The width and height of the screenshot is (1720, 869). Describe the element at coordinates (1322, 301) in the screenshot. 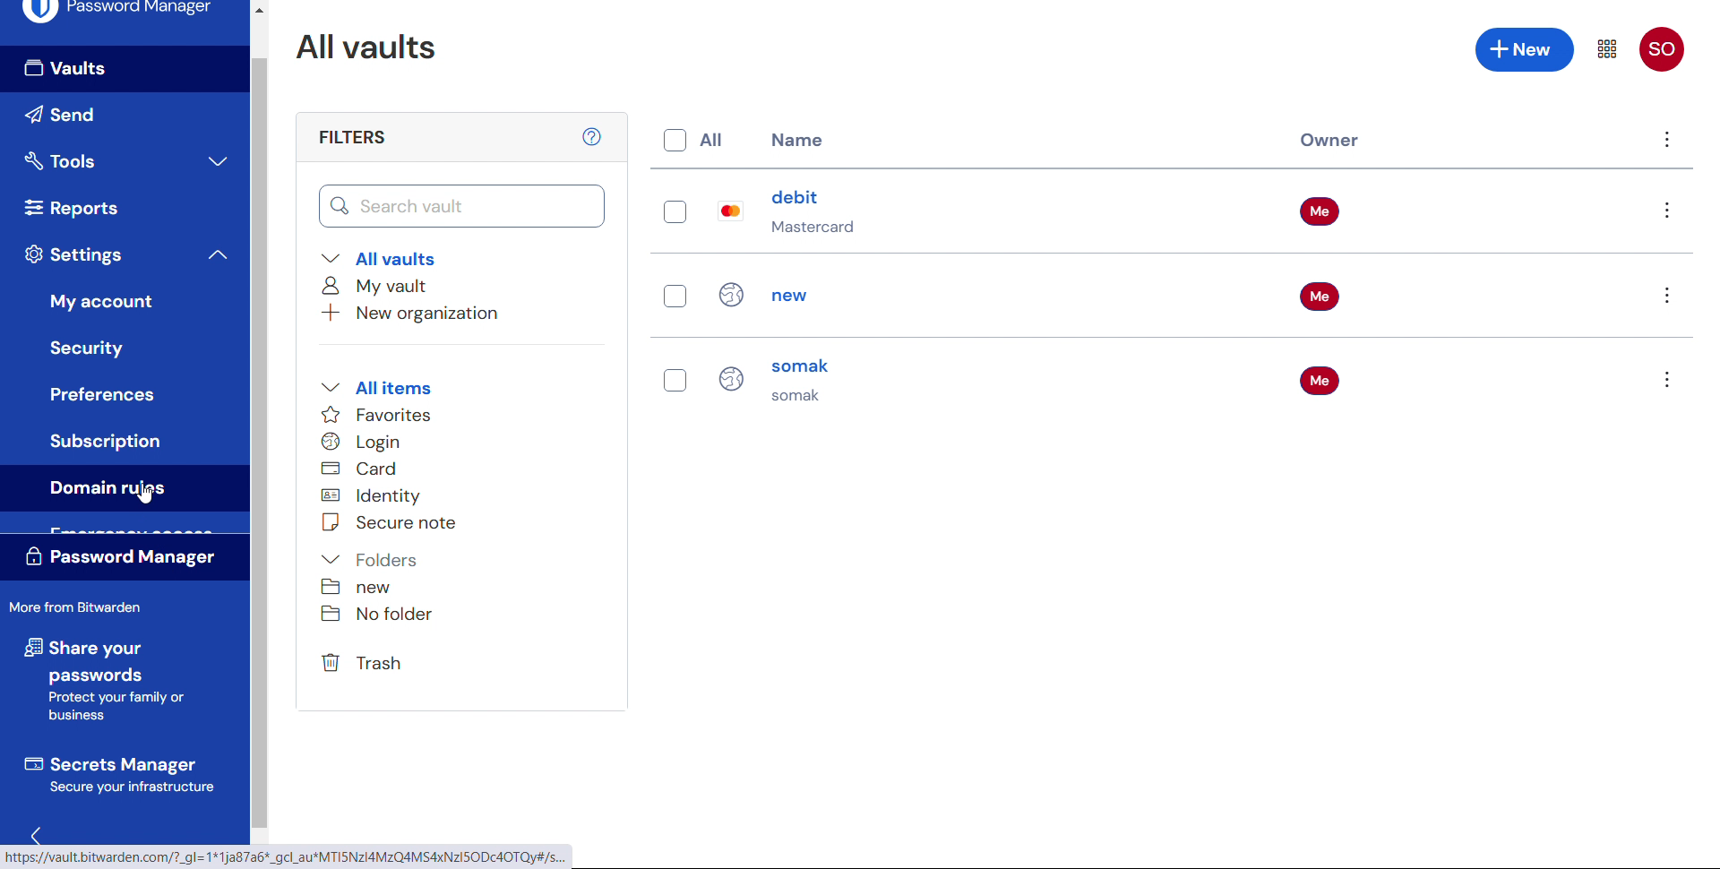

I see `Owner of the entries ` at that location.